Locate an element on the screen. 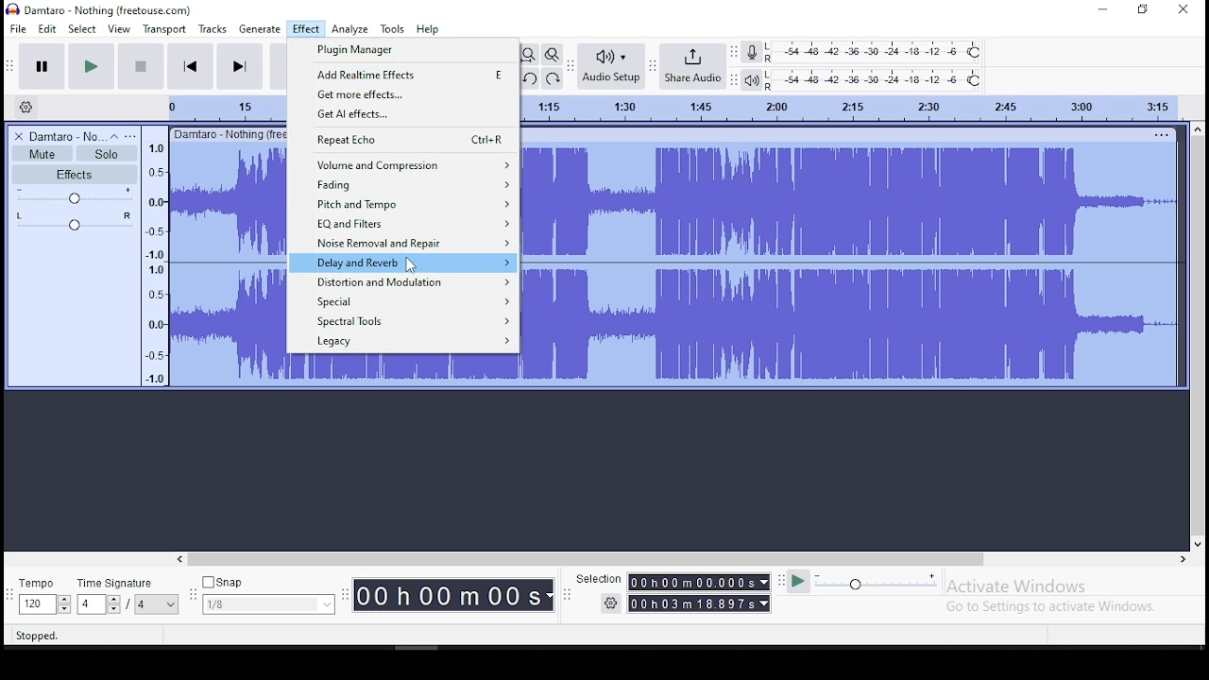 This screenshot has height=680, width=1209. audio setup is located at coordinates (611, 65).